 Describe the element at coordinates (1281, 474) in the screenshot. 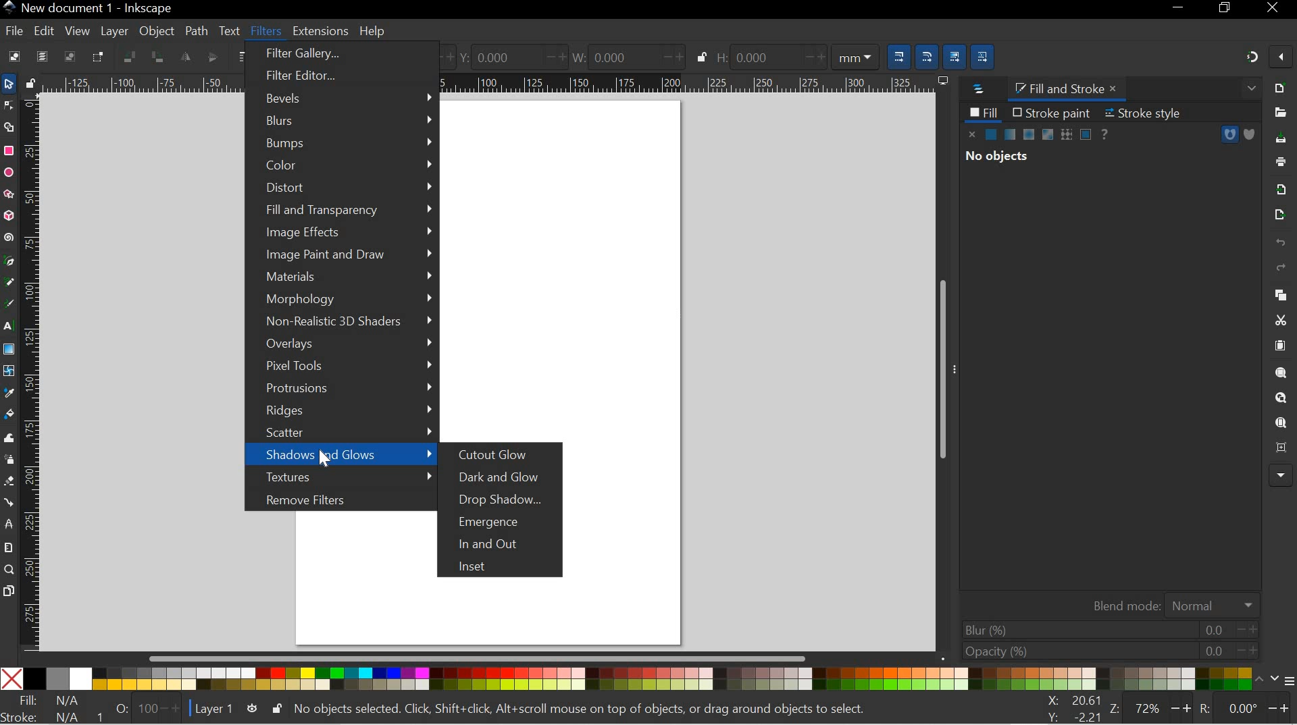

I see `Image and Text Effects` at that location.